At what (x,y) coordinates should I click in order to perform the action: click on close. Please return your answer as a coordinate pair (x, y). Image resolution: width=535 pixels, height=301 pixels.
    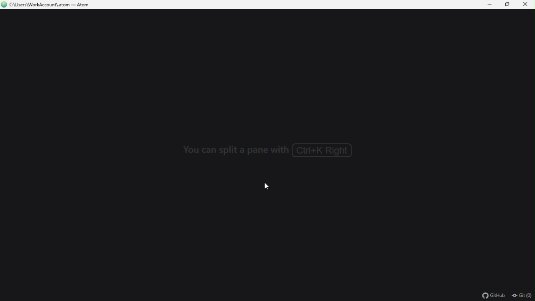
    Looking at the image, I should click on (526, 5).